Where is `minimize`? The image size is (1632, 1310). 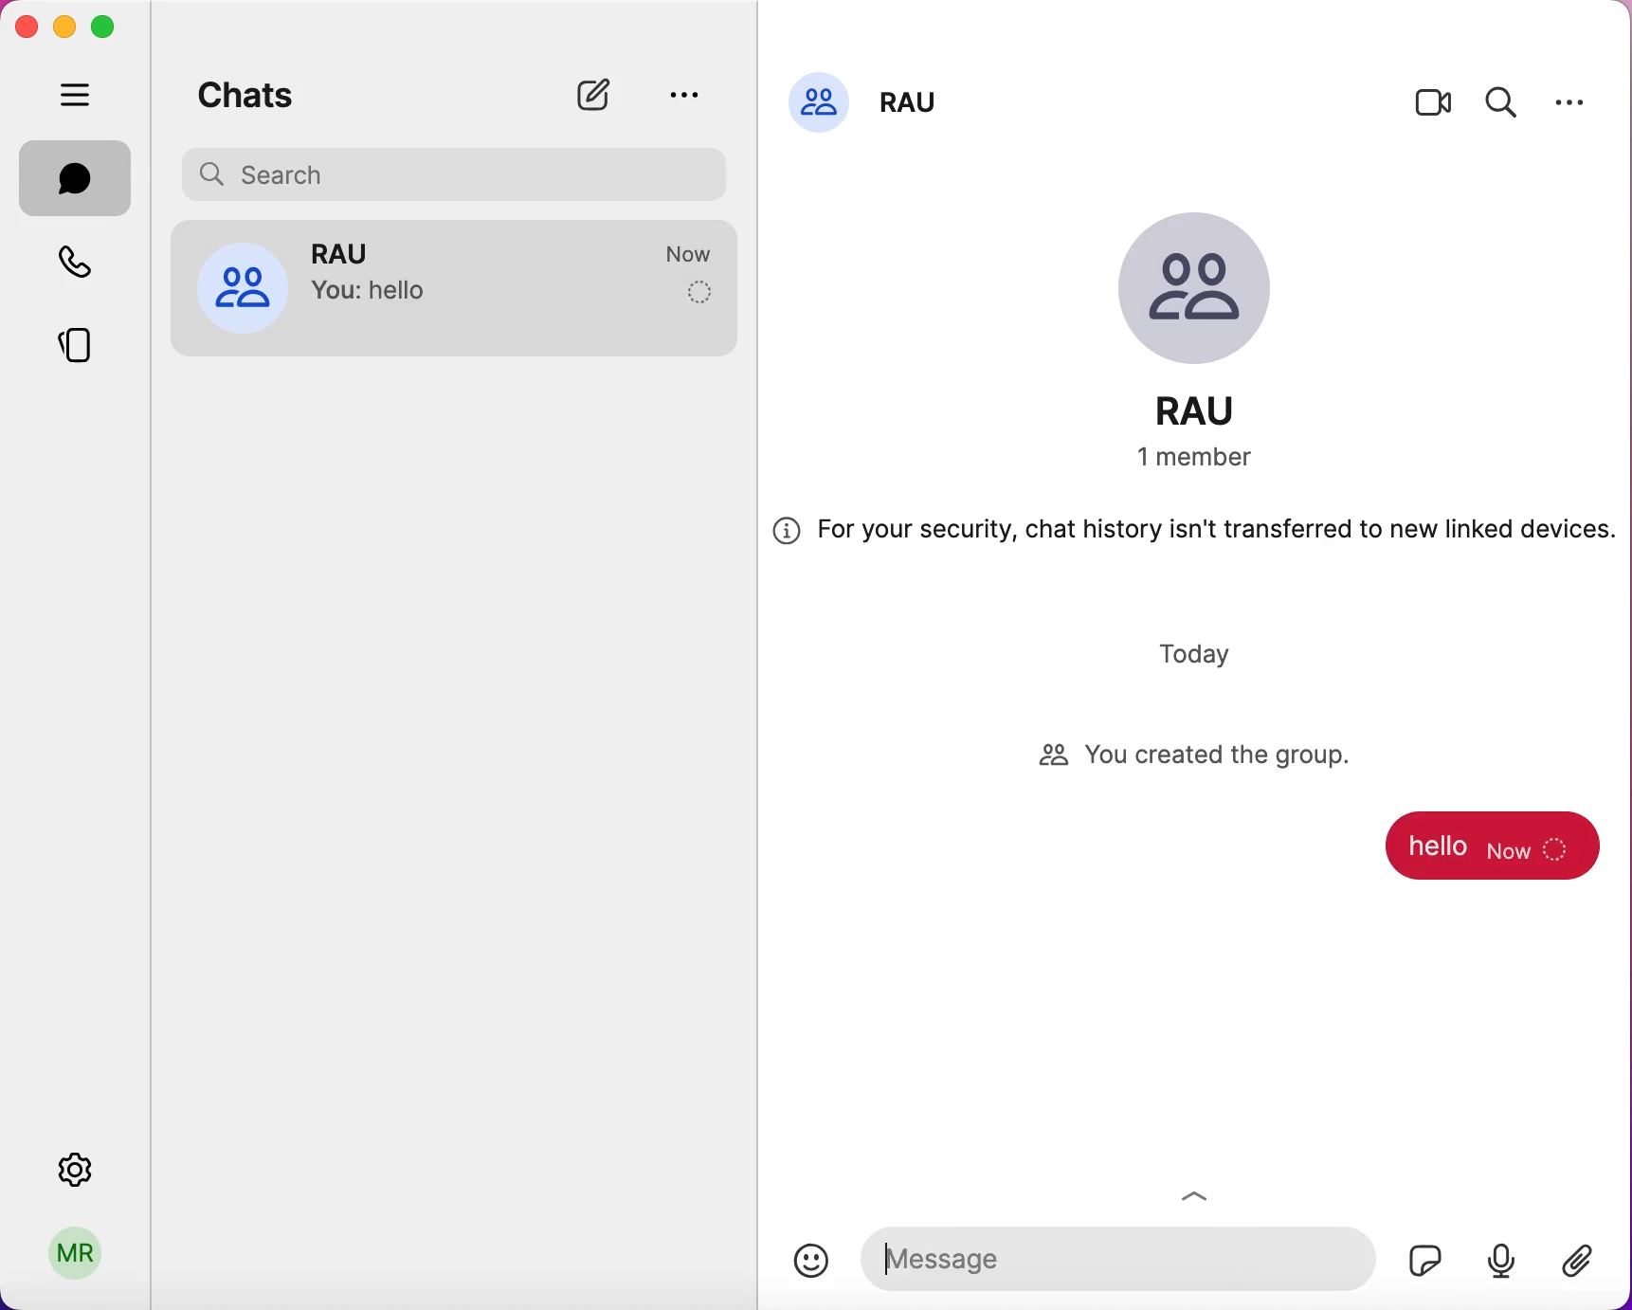
minimize is located at coordinates (63, 26).